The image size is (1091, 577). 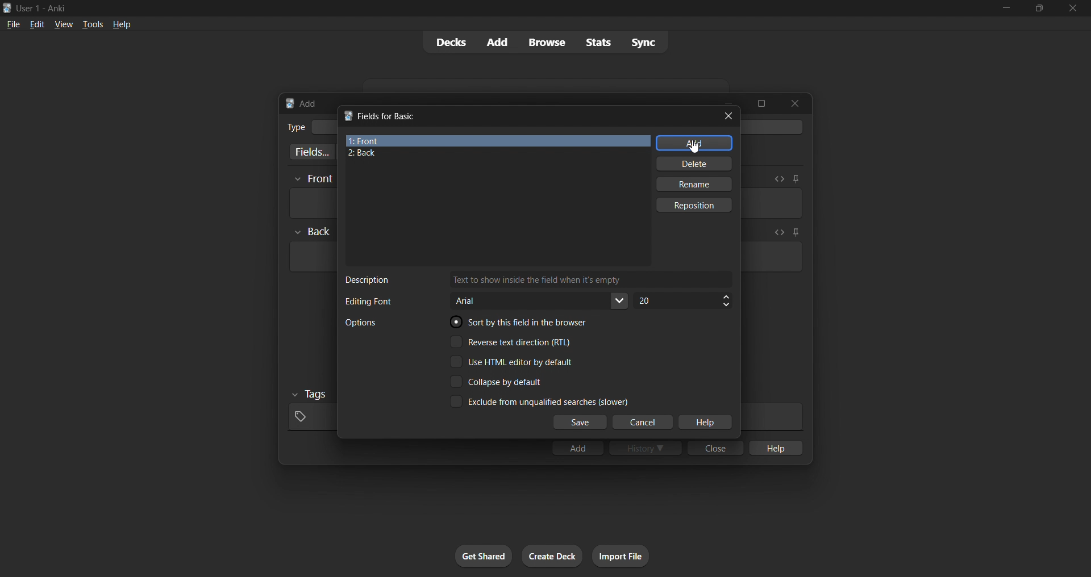 I want to click on close, so click(x=728, y=116).